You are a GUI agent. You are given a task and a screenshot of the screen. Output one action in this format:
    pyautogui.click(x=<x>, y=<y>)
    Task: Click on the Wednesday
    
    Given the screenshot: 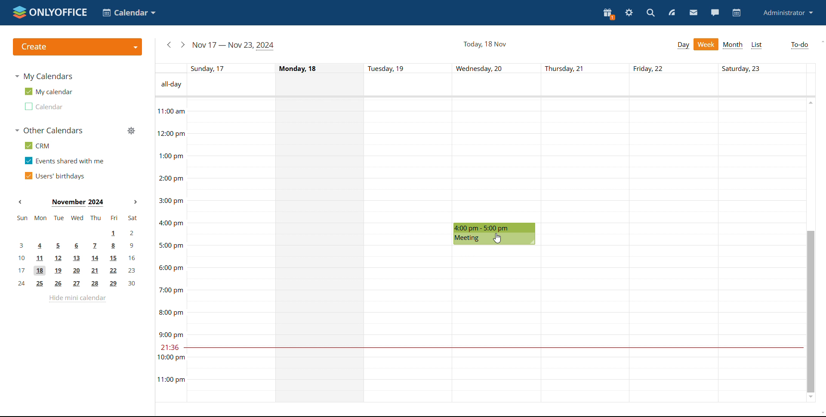 What is the action you would take?
    pyautogui.click(x=497, y=159)
    